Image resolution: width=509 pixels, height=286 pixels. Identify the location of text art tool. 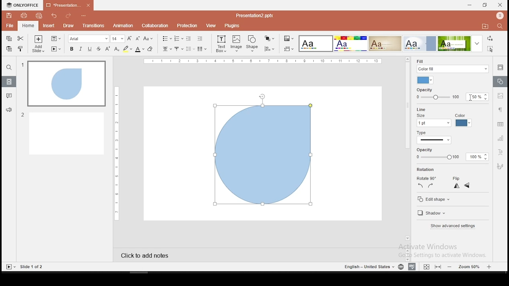
(501, 152).